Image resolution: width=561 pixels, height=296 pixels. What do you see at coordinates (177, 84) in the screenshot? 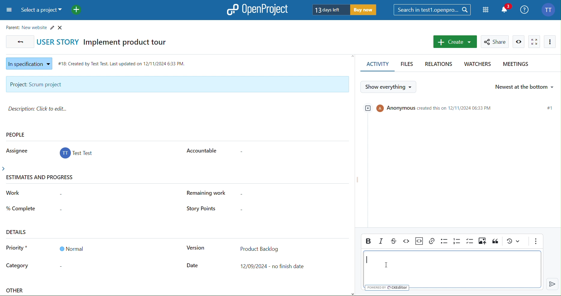
I see `Project: Scrum project` at bounding box center [177, 84].